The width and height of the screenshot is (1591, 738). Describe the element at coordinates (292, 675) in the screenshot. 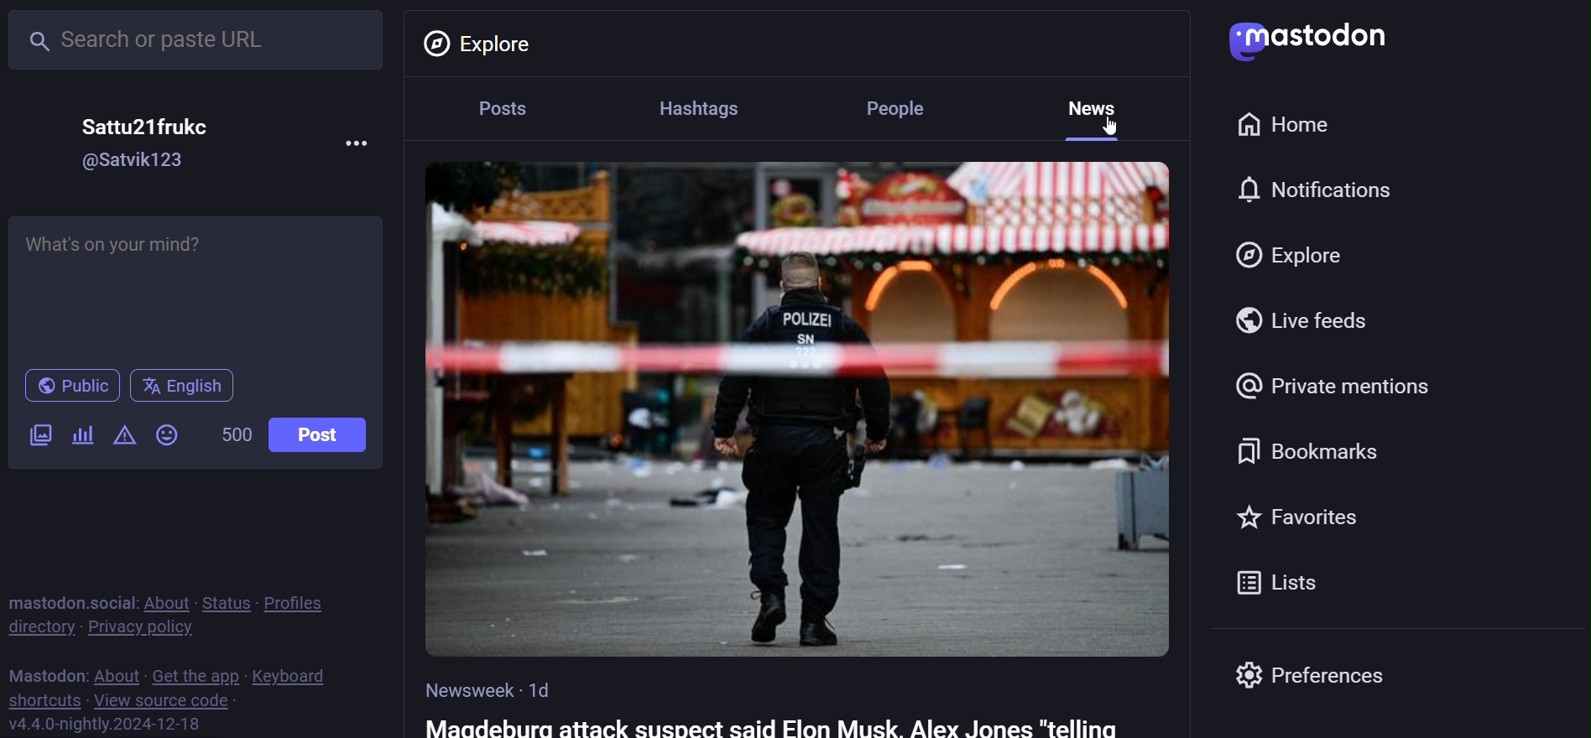

I see `keyboard` at that location.